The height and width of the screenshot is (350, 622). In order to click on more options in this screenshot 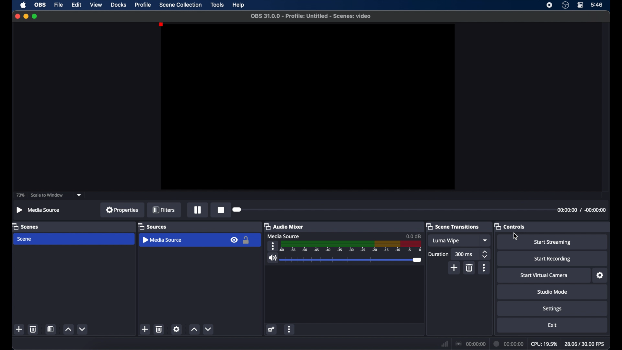, I will do `click(484, 268)`.